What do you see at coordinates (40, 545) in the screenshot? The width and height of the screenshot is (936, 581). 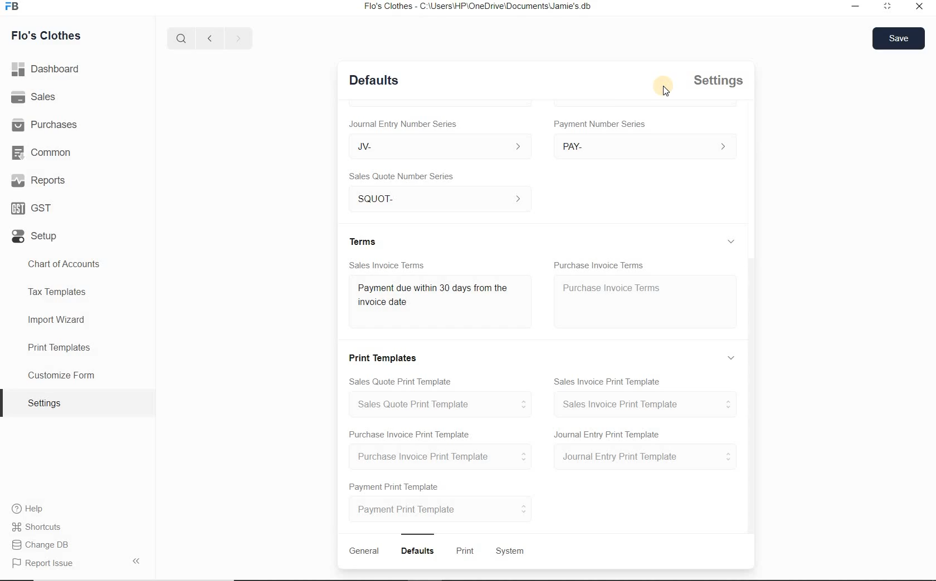 I see `Change DB` at bounding box center [40, 545].